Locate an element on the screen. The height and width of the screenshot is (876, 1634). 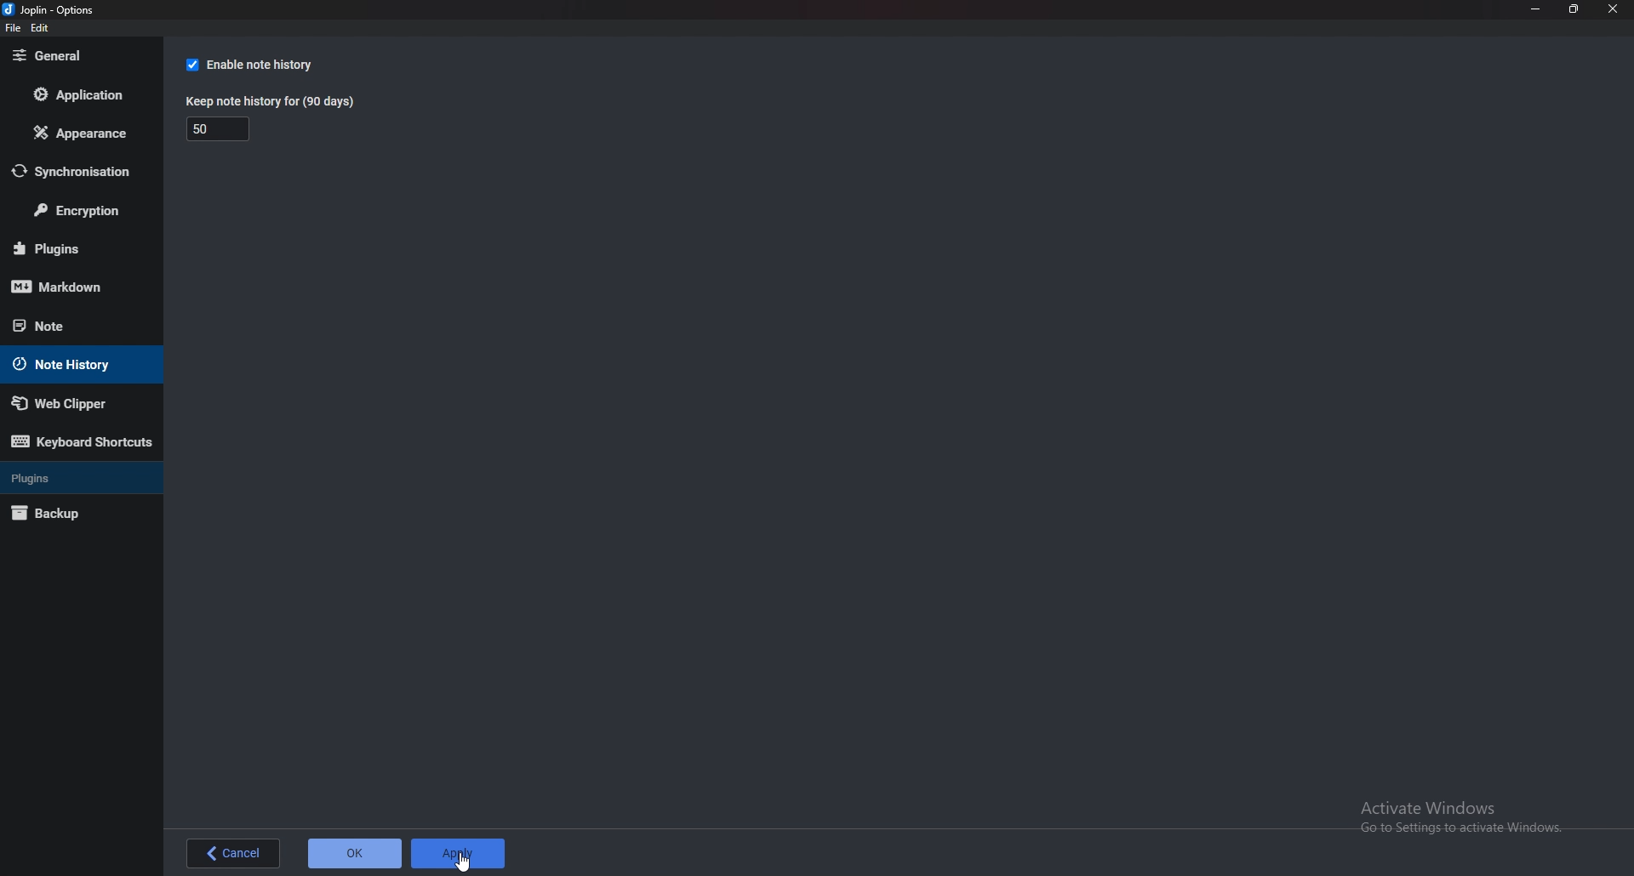
Joplin - Options is located at coordinates (53, 10).